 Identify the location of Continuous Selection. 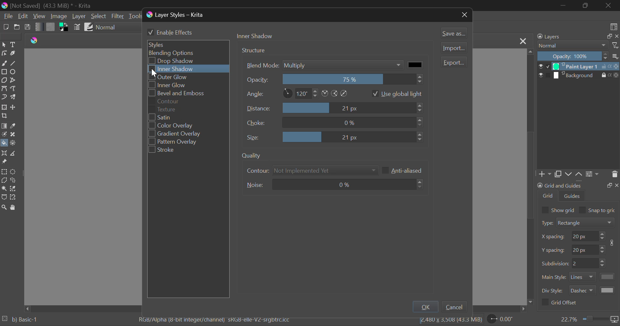
(4, 189).